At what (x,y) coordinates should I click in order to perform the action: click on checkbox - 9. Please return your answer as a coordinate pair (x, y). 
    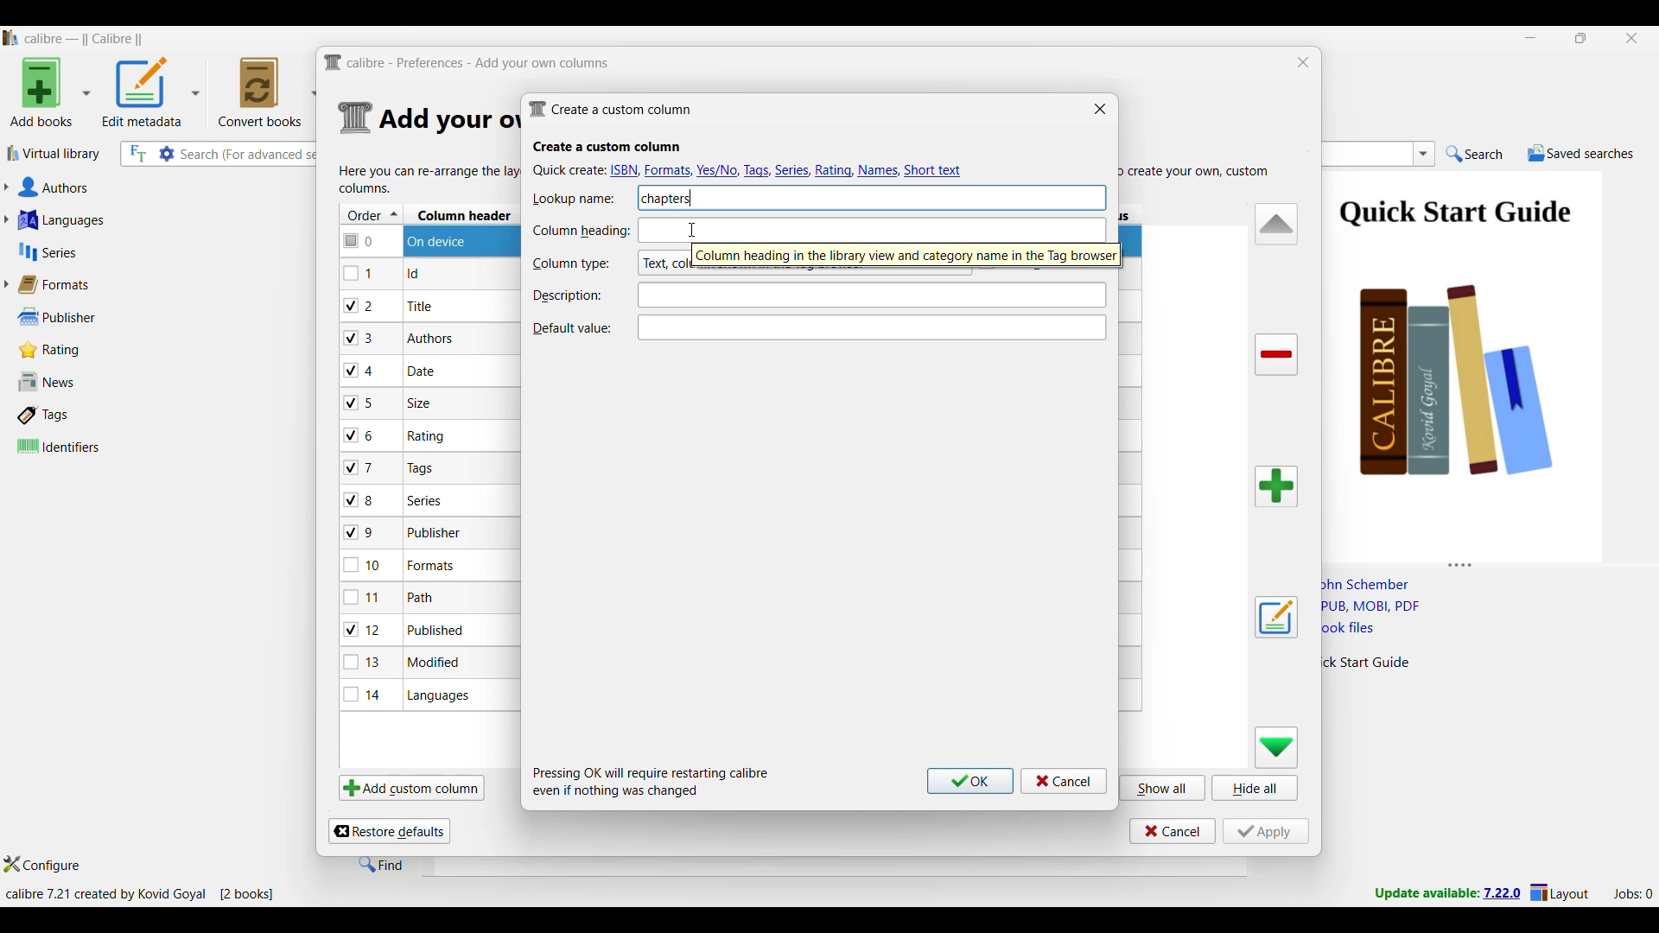
    Looking at the image, I should click on (359, 533).